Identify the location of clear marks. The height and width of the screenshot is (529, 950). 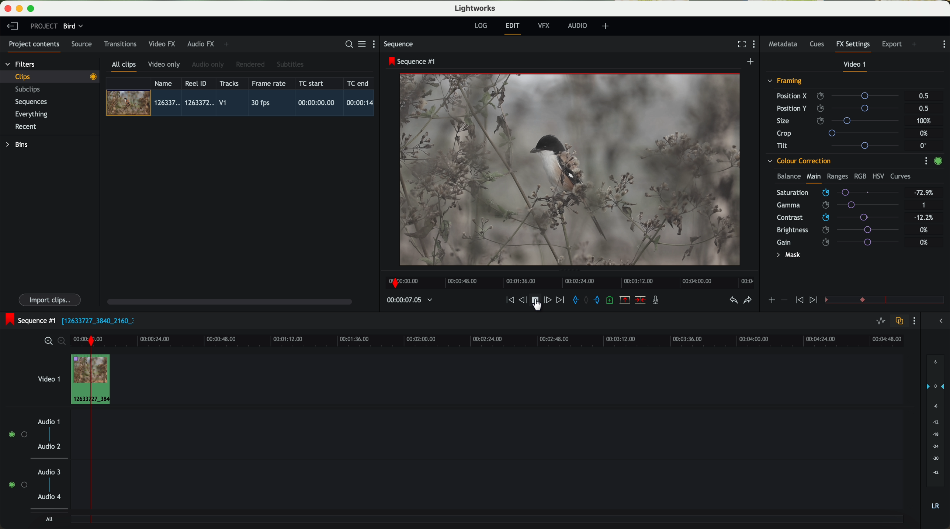
(587, 300).